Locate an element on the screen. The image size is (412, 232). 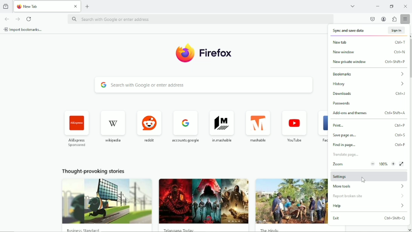
Zoom is located at coordinates (368, 164).